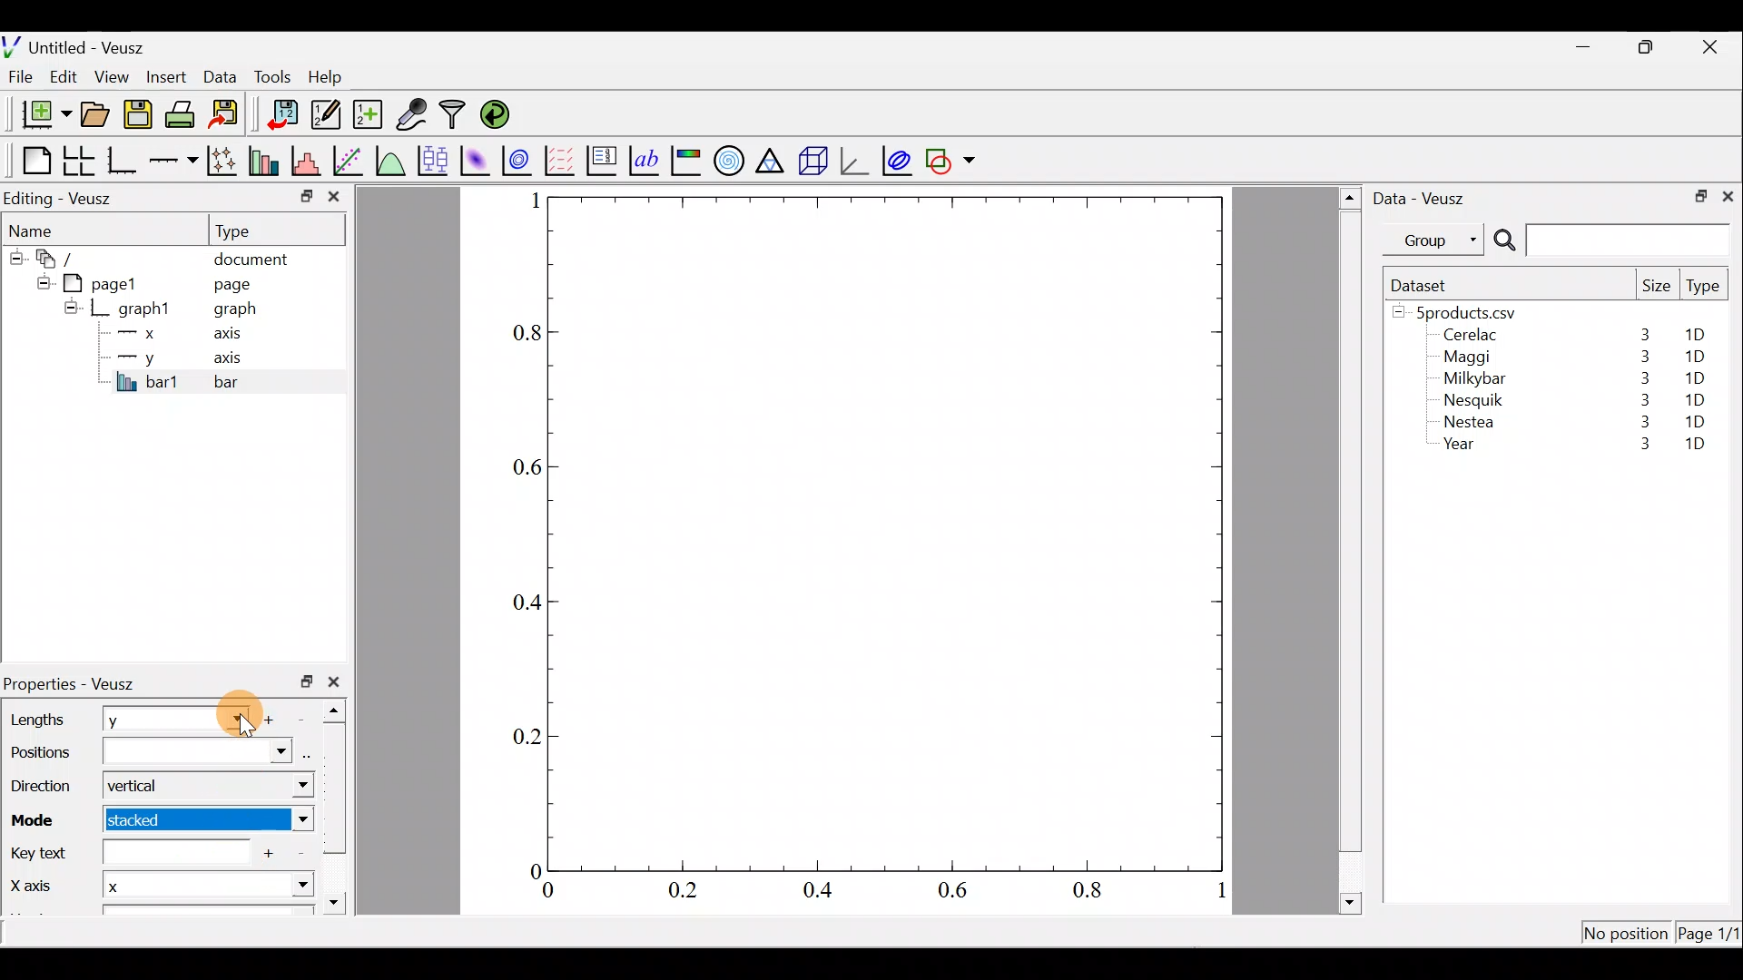  I want to click on Print the document, so click(185, 113).